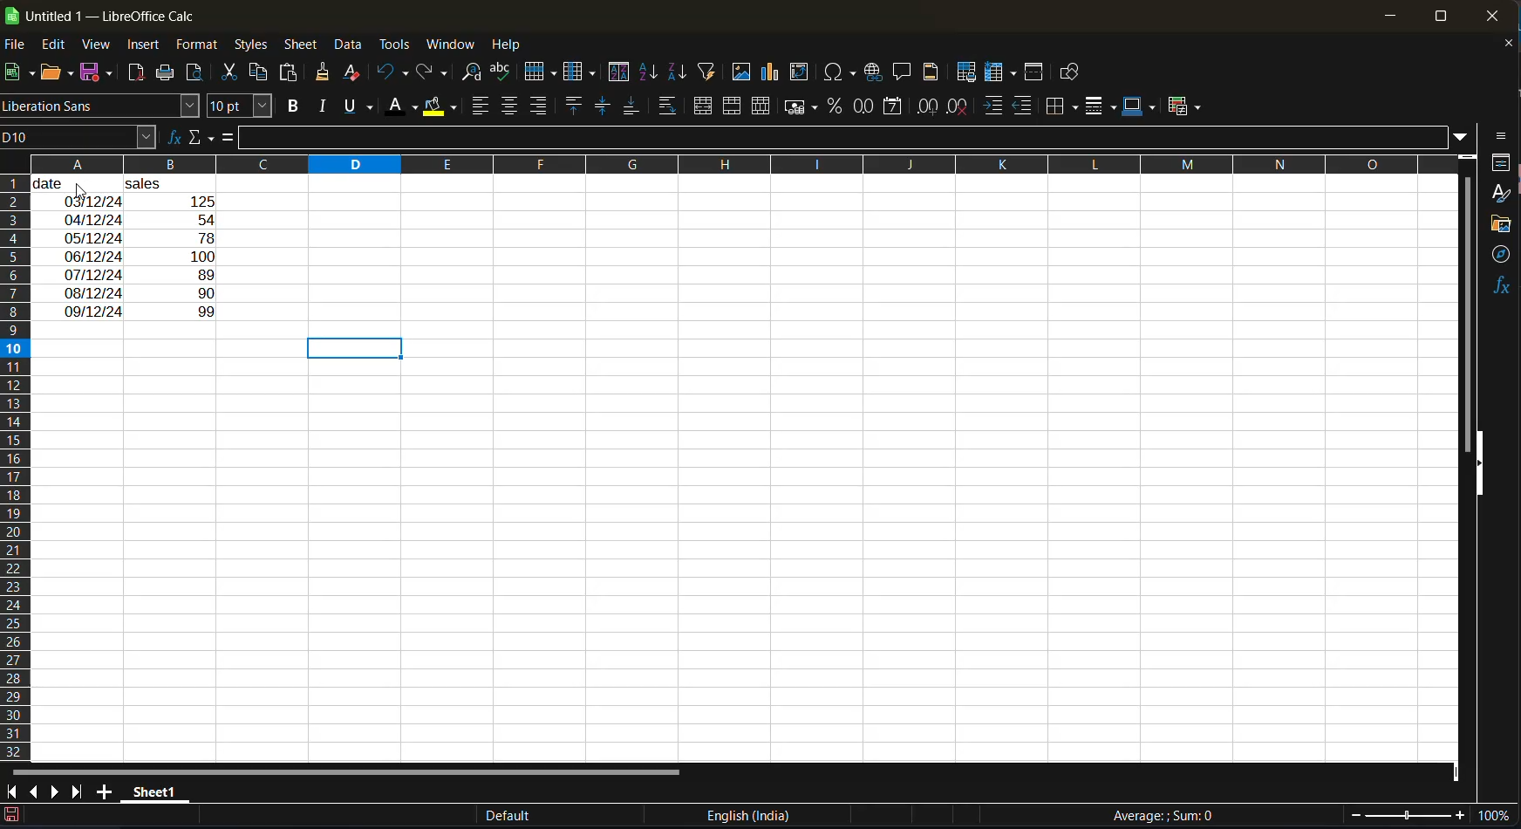 This screenshot has width=1521, height=829. What do you see at coordinates (735, 110) in the screenshot?
I see `merge cells` at bounding box center [735, 110].